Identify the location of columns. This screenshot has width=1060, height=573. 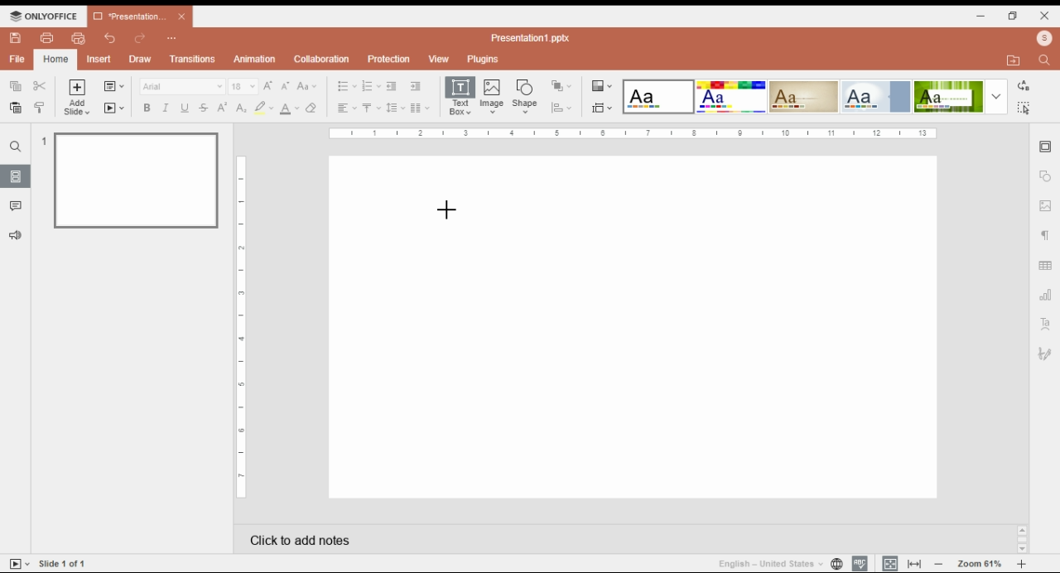
(422, 108).